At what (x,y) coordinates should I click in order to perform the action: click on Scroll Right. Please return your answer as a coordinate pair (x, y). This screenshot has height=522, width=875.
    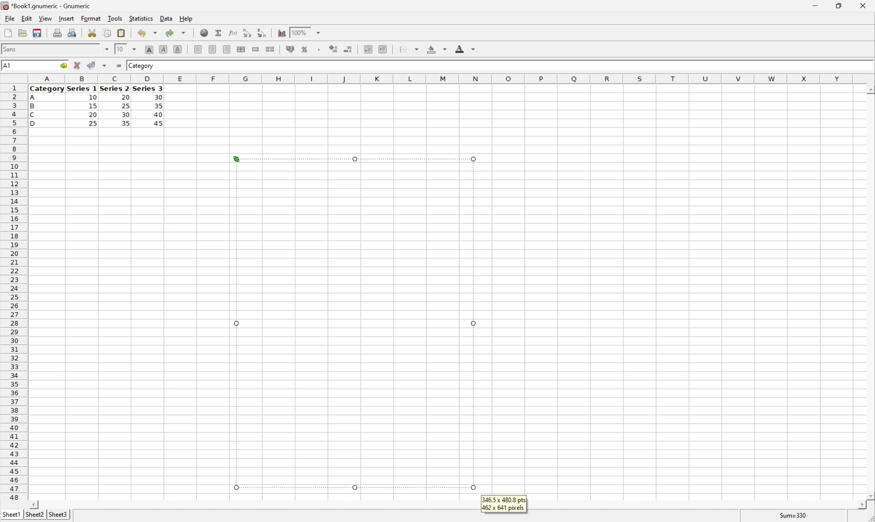
    Looking at the image, I should click on (859, 505).